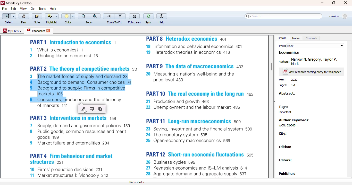 The height and width of the screenshot is (185, 352). Describe the element at coordinates (4, 9) in the screenshot. I see `file` at that location.